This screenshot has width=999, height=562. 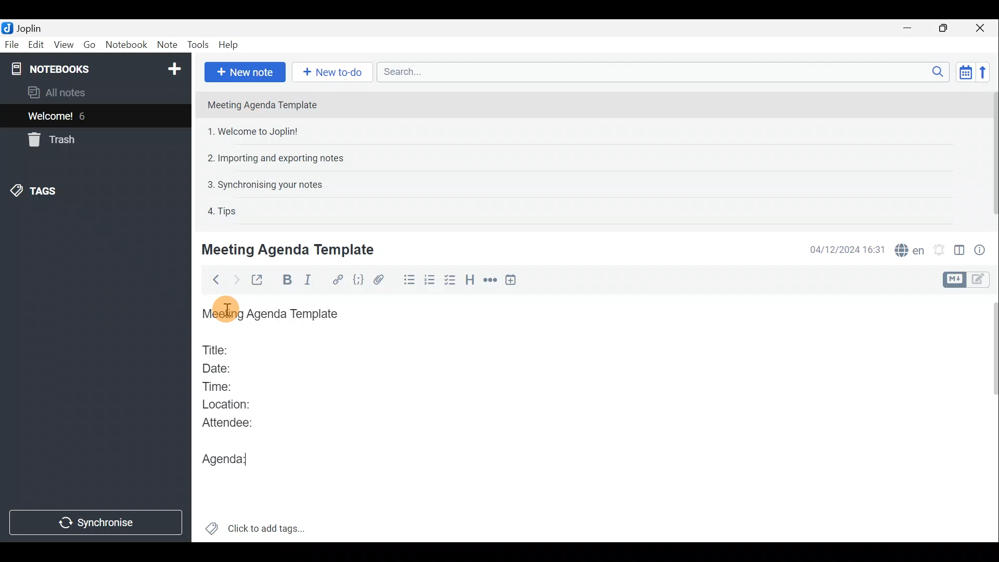 What do you see at coordinates (358, 281) in the screenshot?
I see `Code` at bounding box center [358, 281].